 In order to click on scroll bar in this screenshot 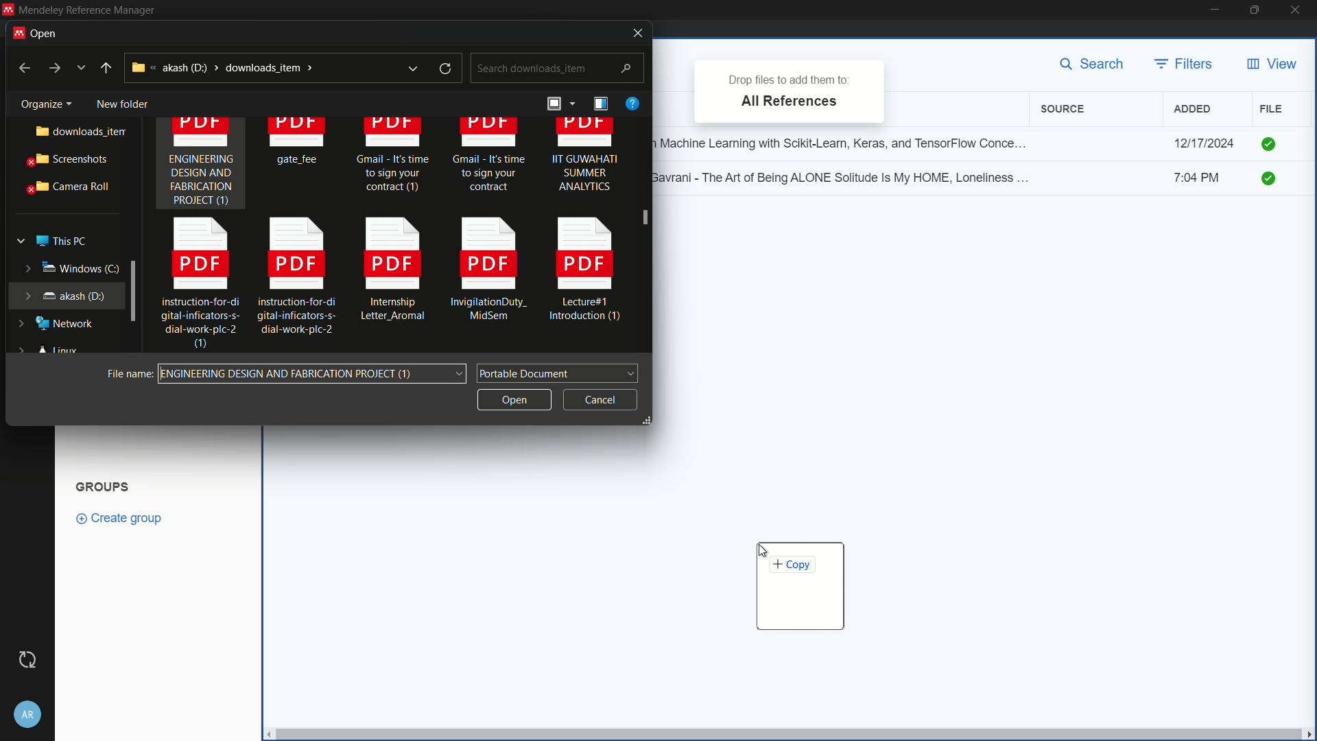, I will do `click(645, 236)`.